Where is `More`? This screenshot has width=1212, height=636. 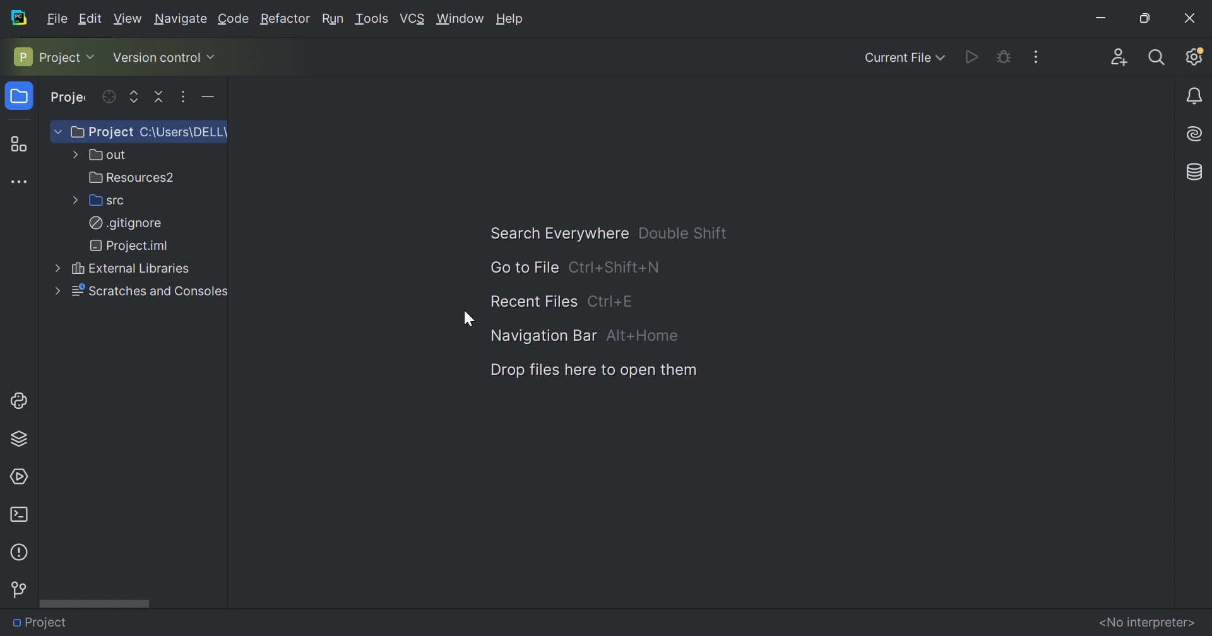
More is located at coordinates (54, 291).